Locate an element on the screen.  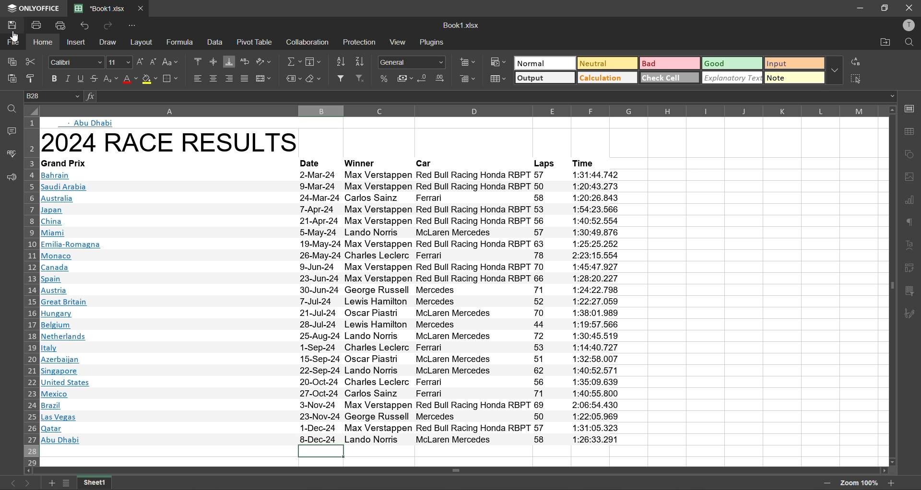
Azerbaijan 19-Sep-24 Oscar rFiastn McLaren Mercedes 21 1:32:98.007 is located at coordinates (331, 360).